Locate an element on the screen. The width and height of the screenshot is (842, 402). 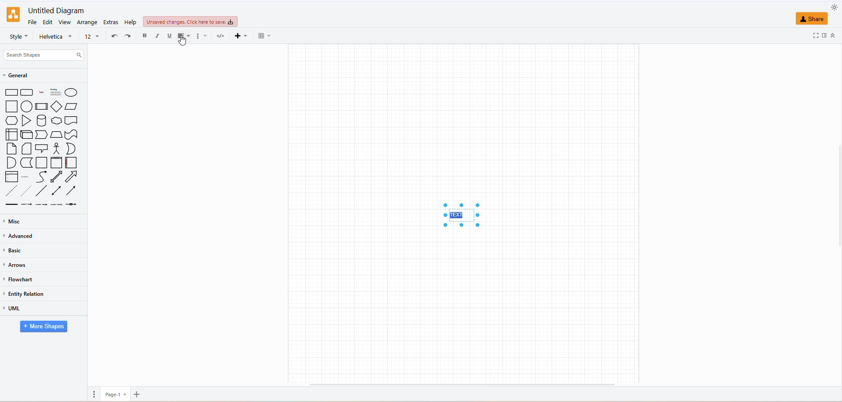
edit is located at coordinates (48, 22).